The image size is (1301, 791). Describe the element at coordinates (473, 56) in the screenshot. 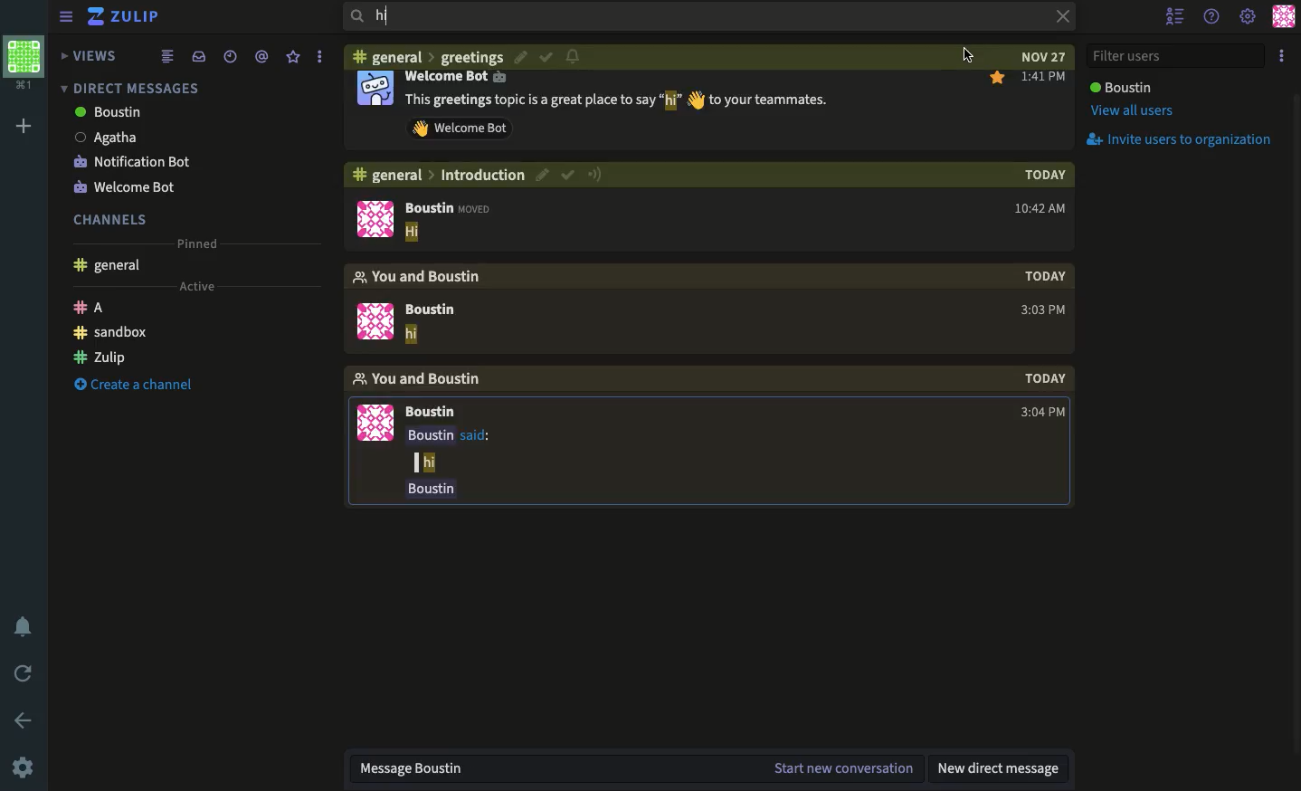

I see `greetings` at that location.